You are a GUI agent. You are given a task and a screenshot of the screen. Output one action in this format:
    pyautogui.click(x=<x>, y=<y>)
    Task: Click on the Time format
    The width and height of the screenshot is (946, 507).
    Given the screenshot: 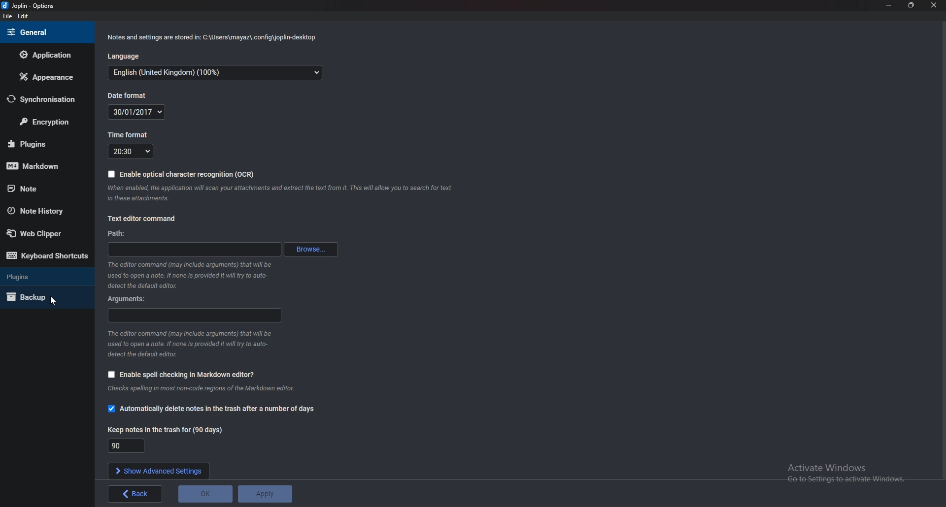 What is the action you would take?
    pyautogui.click(x=131, y=153)
    